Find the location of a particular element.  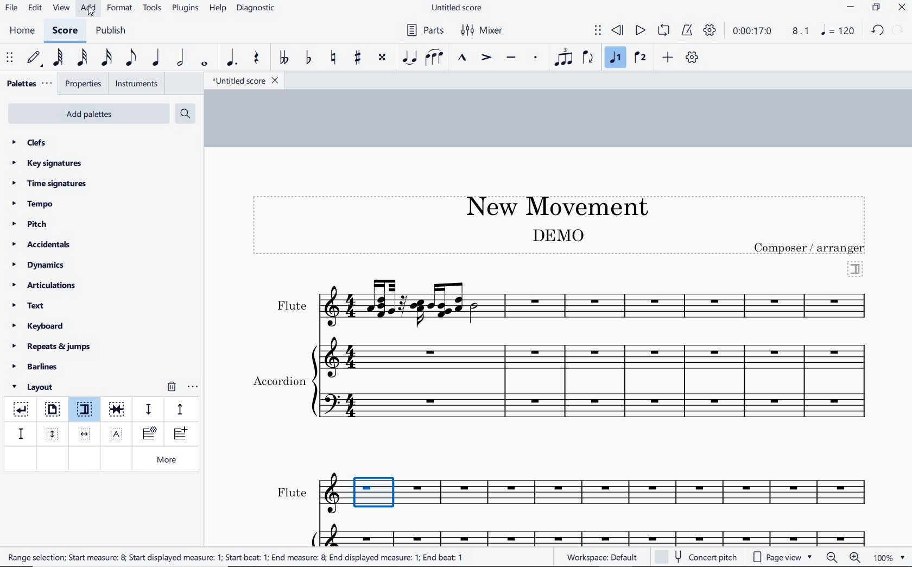

help is located at coordinates (217, 9).